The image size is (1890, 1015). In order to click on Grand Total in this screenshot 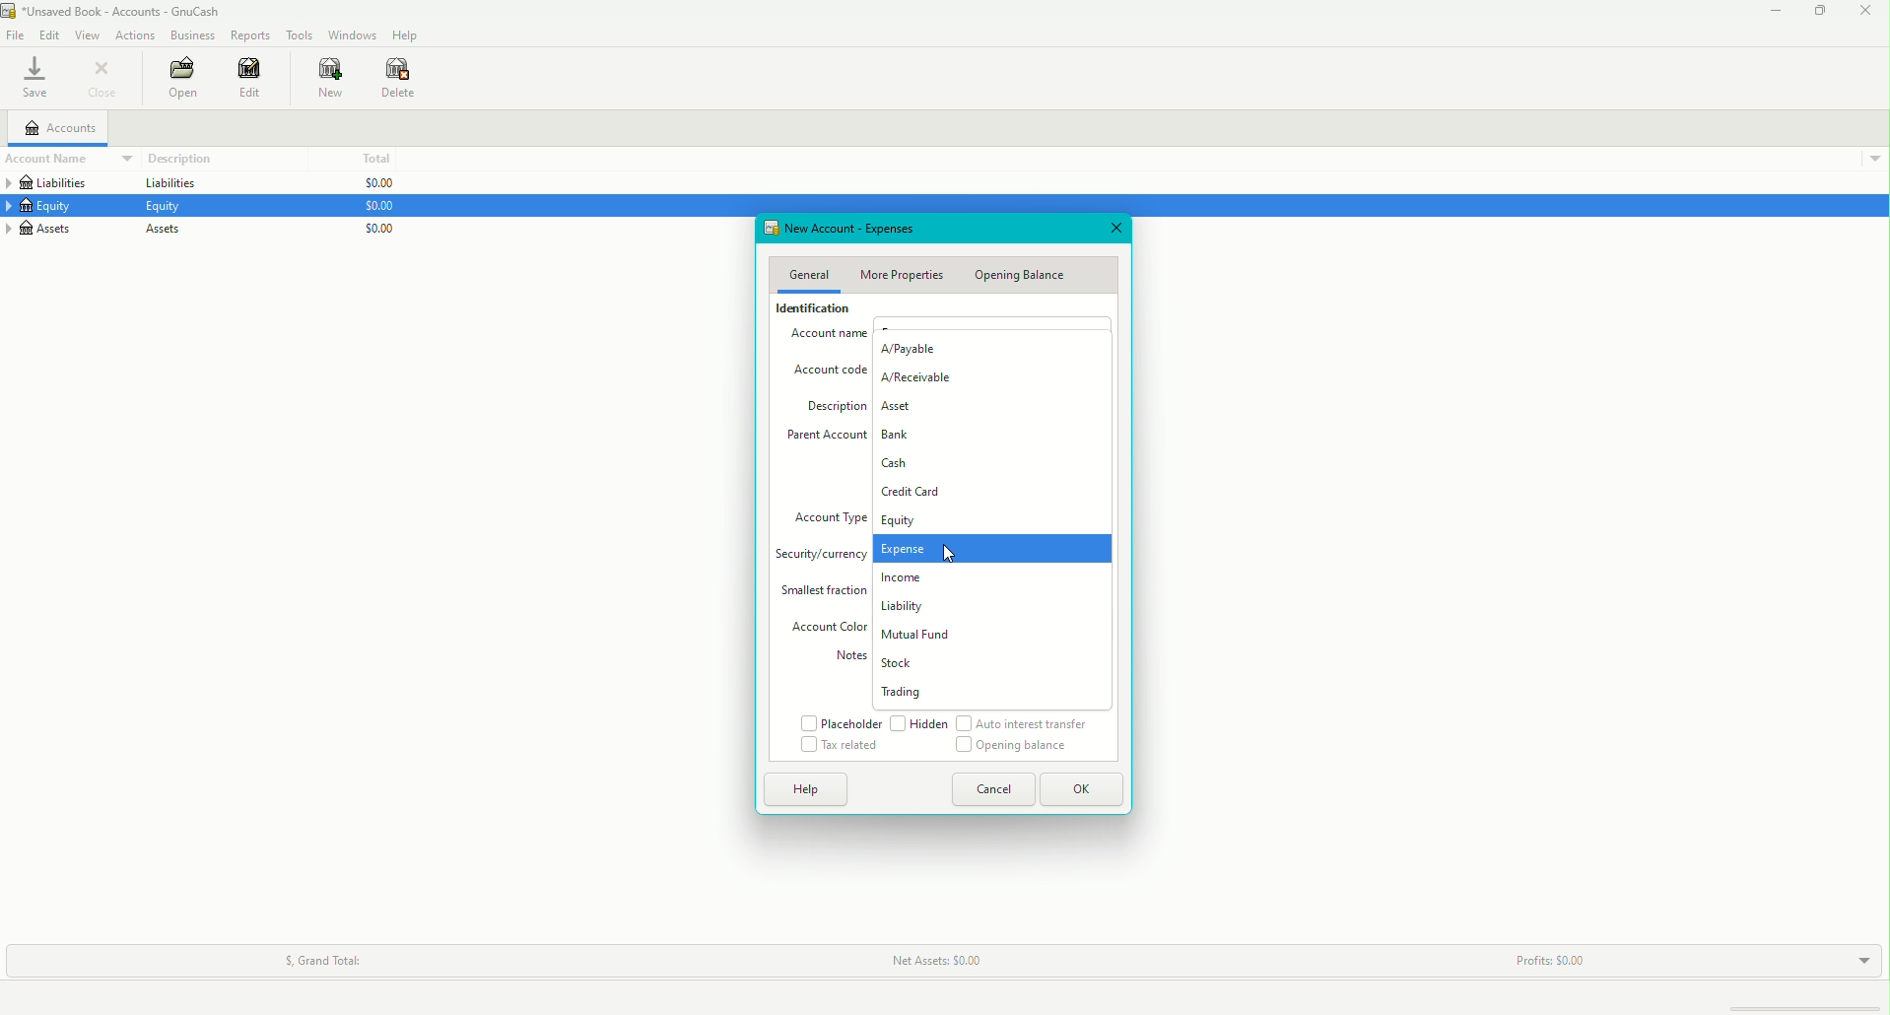, I will do `click(321, 957)`.